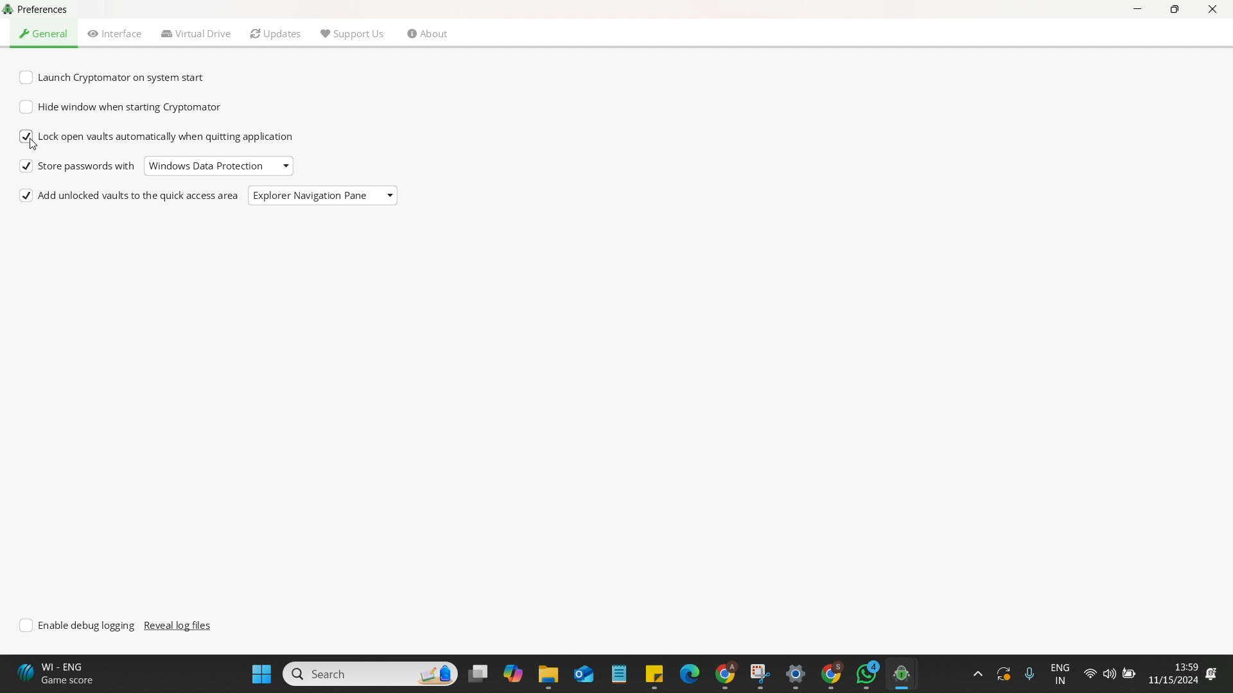  What do you see at coordinates (205, 166) in the screenshot?
I see `Window Data Protection` at bounding box center [205, 166].